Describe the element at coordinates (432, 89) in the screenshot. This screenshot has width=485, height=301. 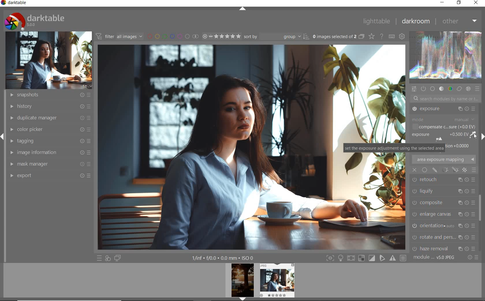
I see `BASE` at that location.